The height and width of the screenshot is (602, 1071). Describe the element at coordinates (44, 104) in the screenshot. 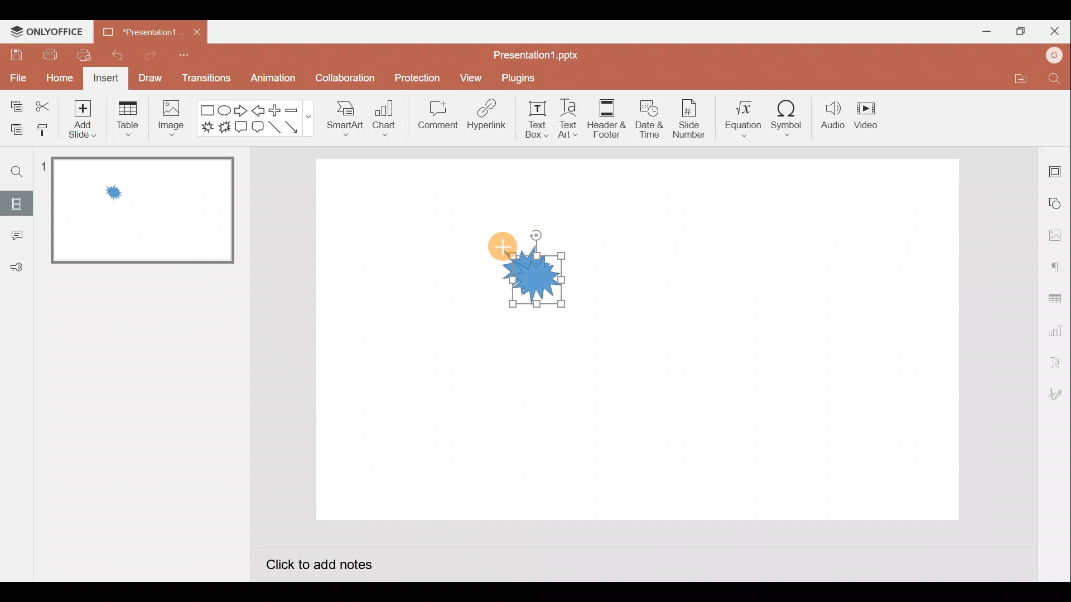

I see `Cut` at that location.